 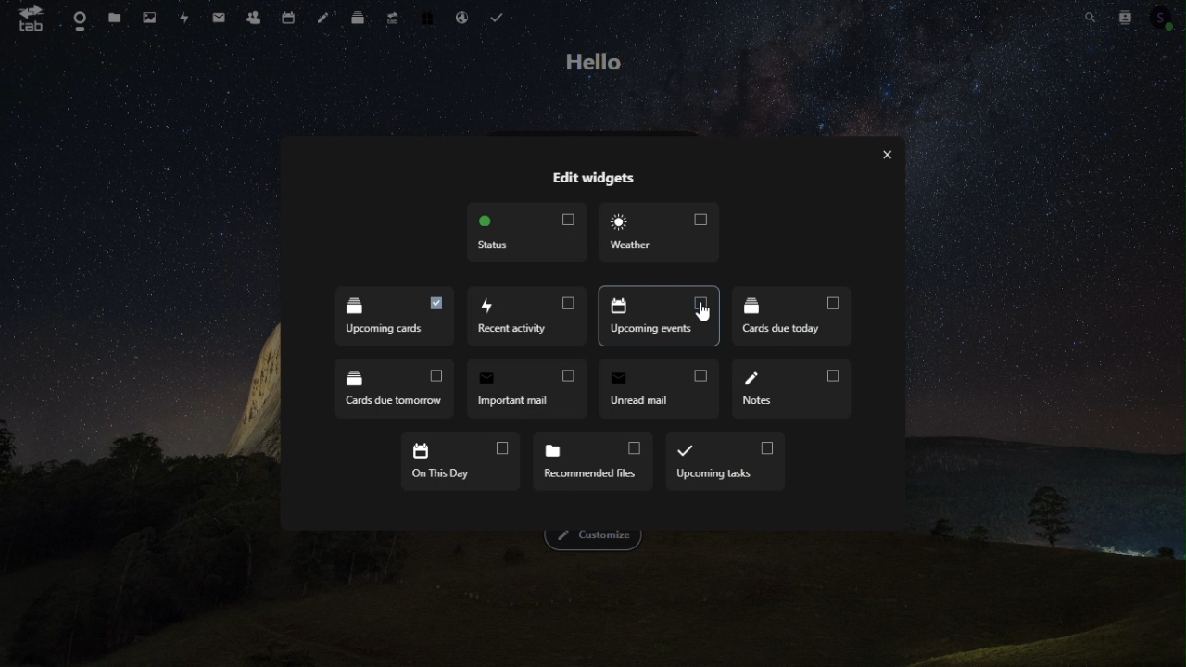 I want to click on Cursor, so click(x=703, y=315).